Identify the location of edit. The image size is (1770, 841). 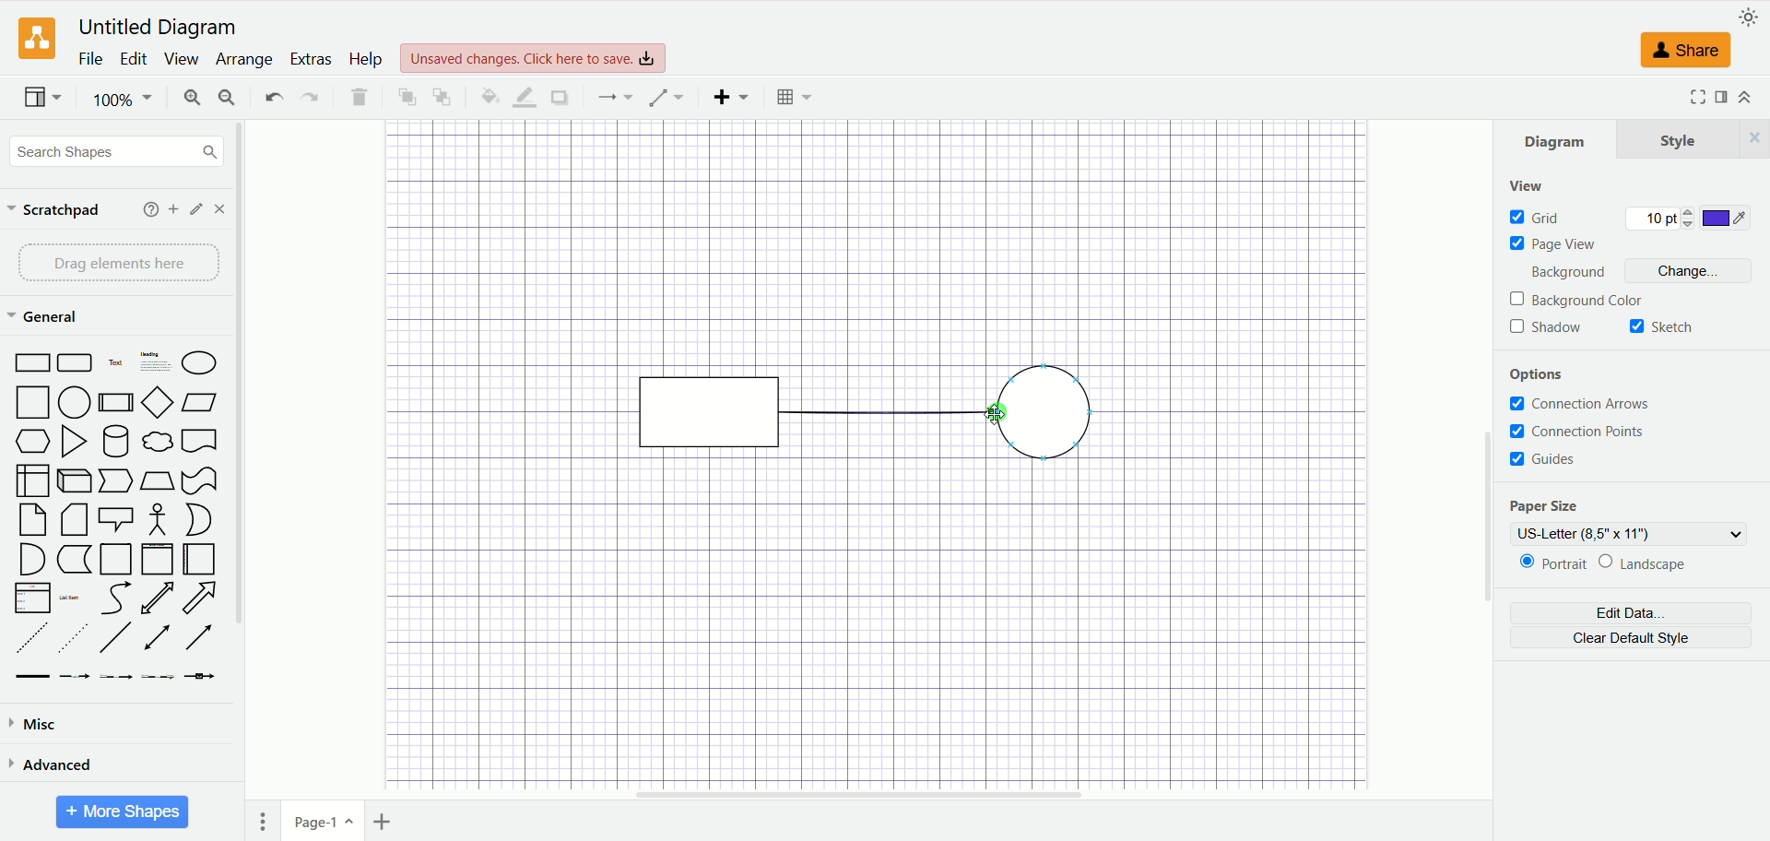
(196, 209).